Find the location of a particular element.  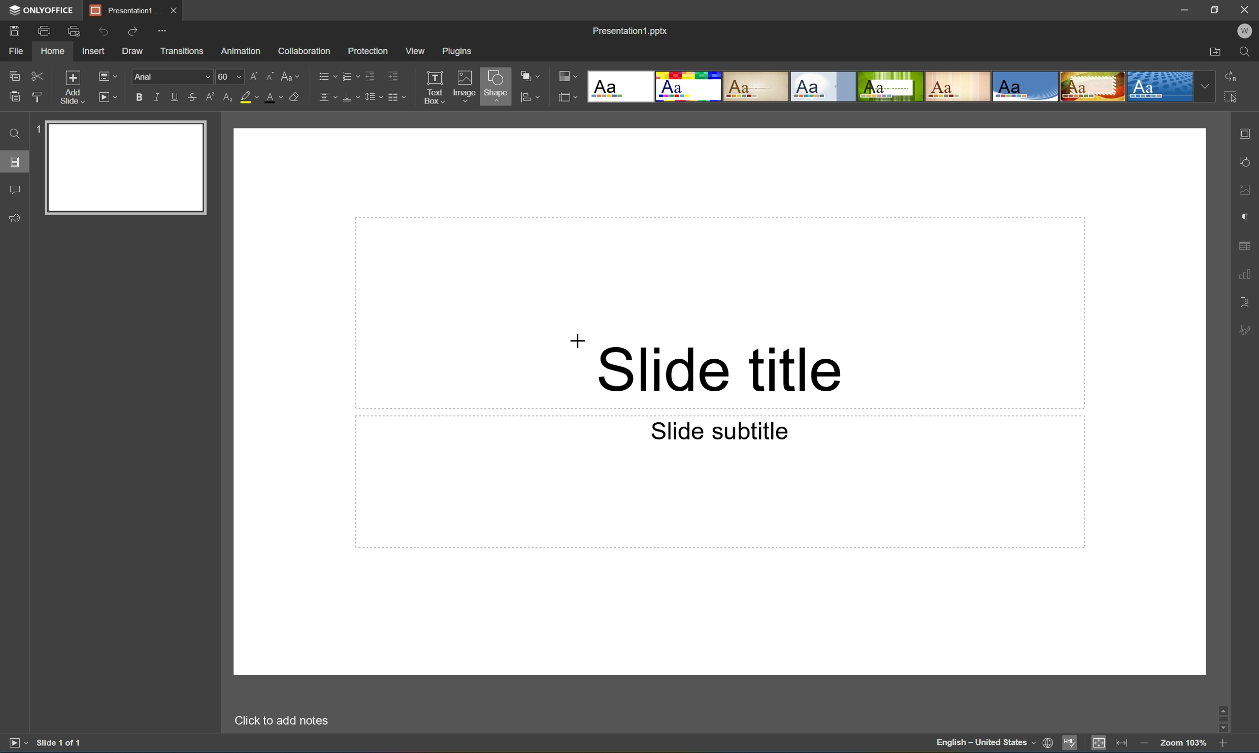

Customize quick access toolbar is located at coordinates (160, 30).